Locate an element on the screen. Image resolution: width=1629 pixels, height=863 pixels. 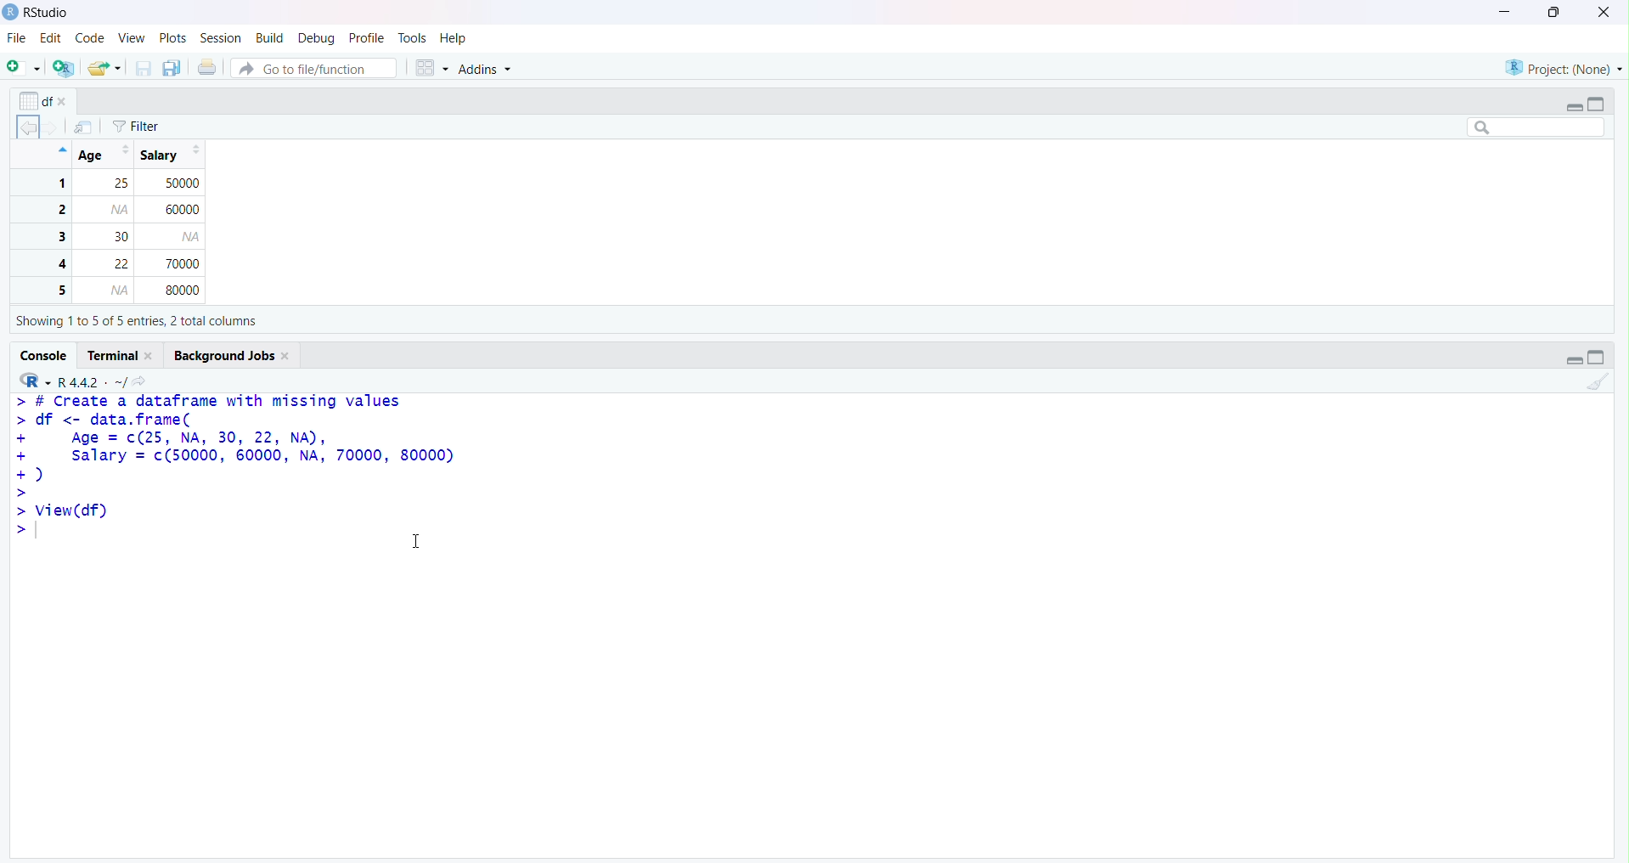
Maximize/Restore is located at coordinates (1598, 357).